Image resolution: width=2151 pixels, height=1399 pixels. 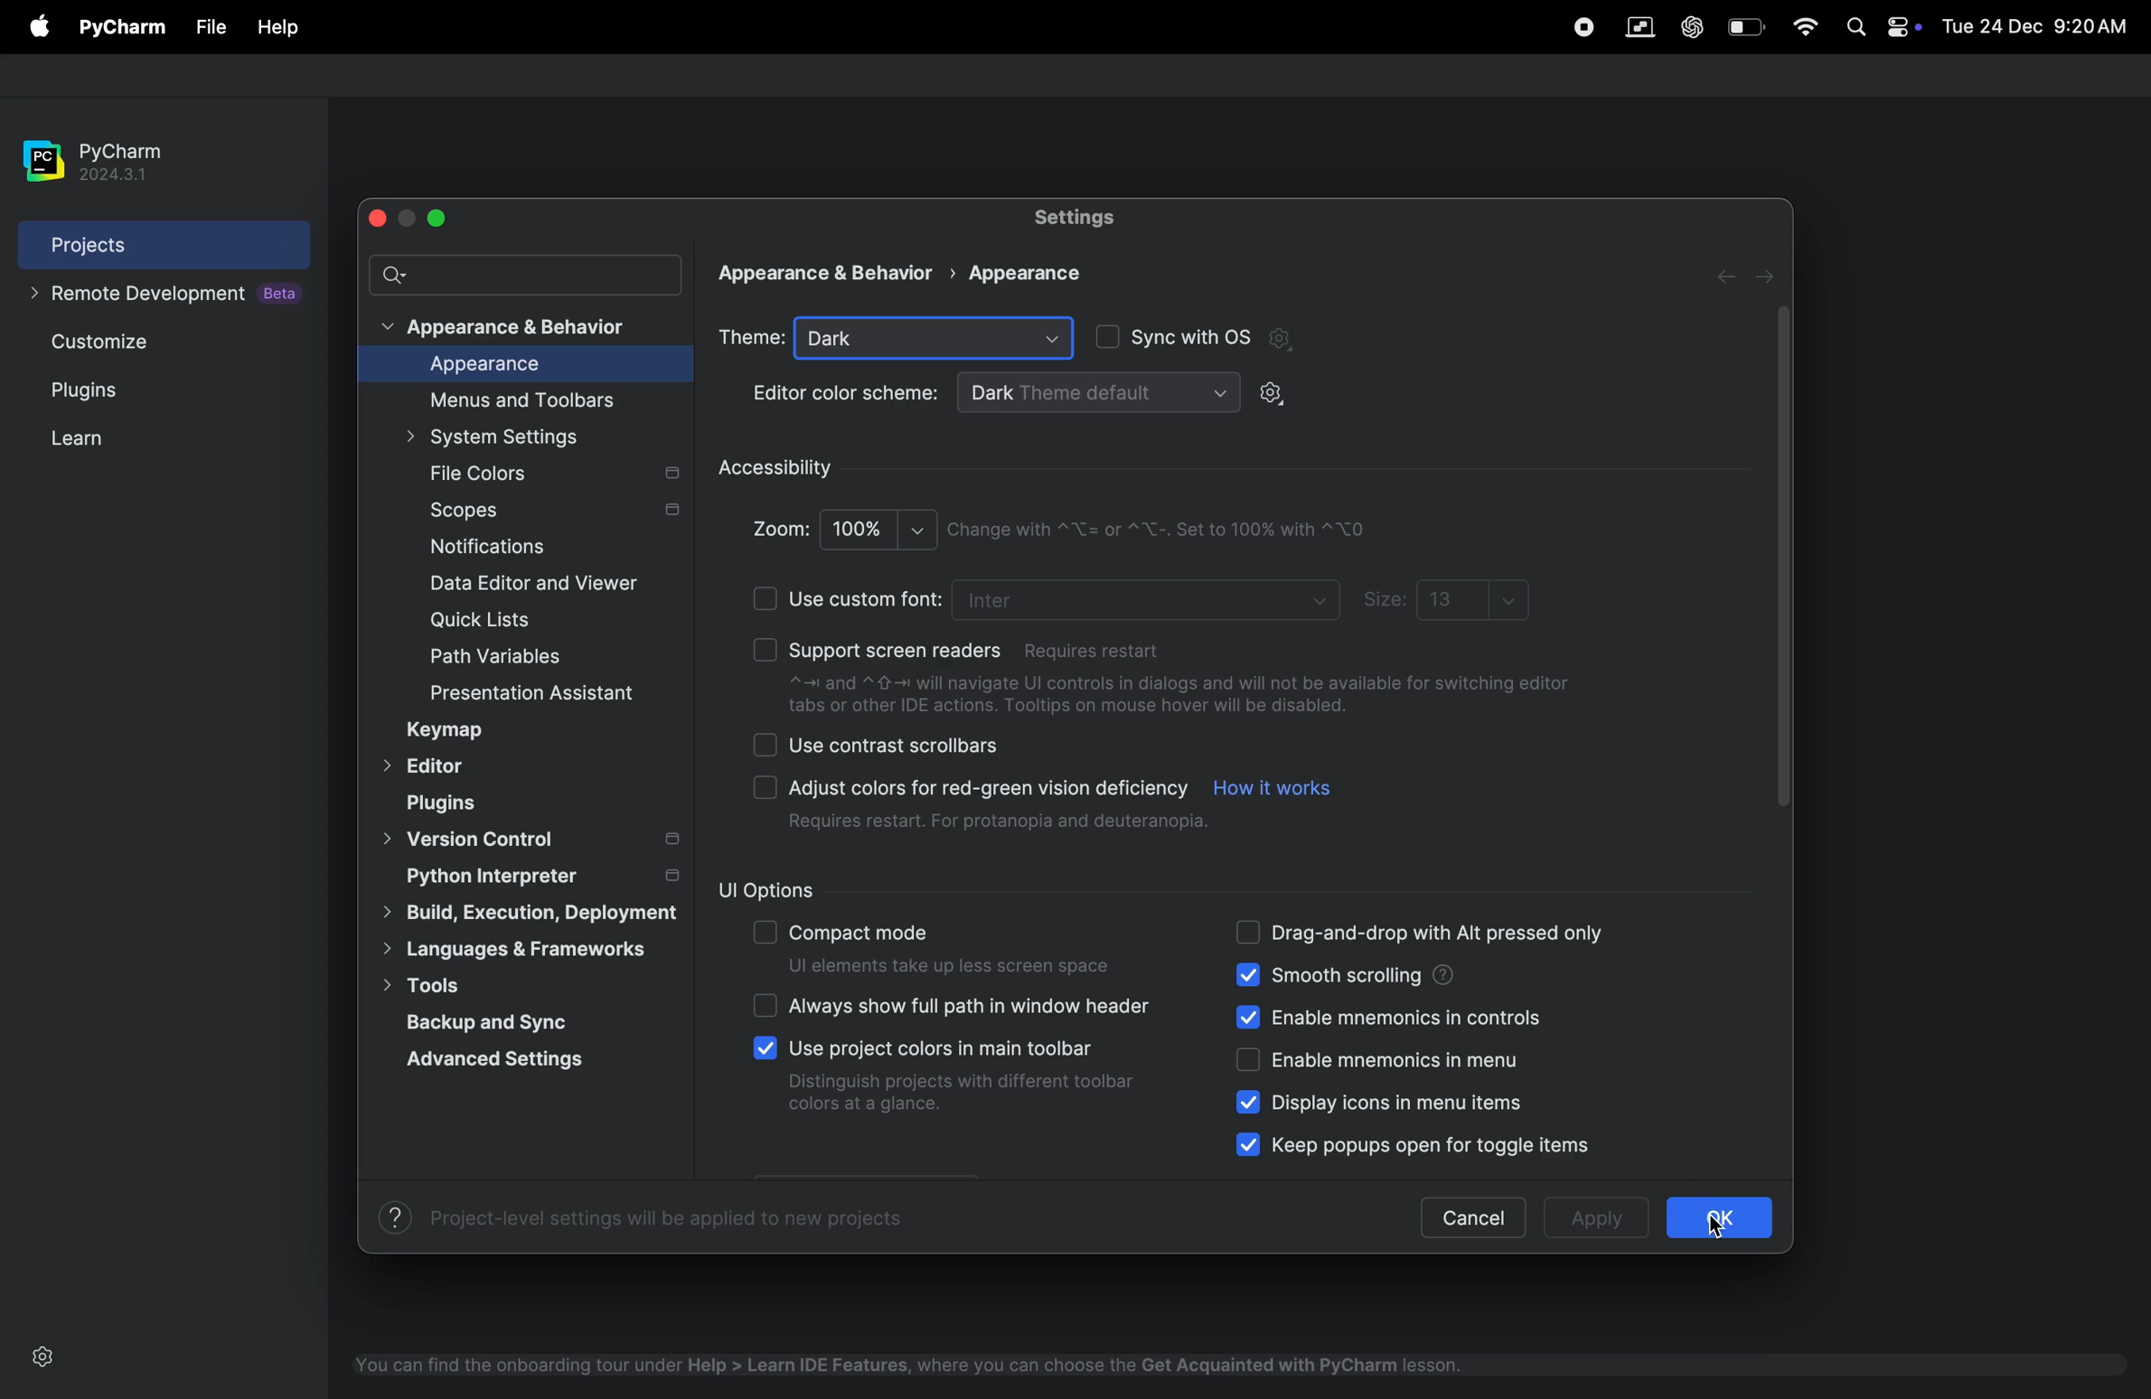 I want to click on file colors, so click(x=550, y=474).